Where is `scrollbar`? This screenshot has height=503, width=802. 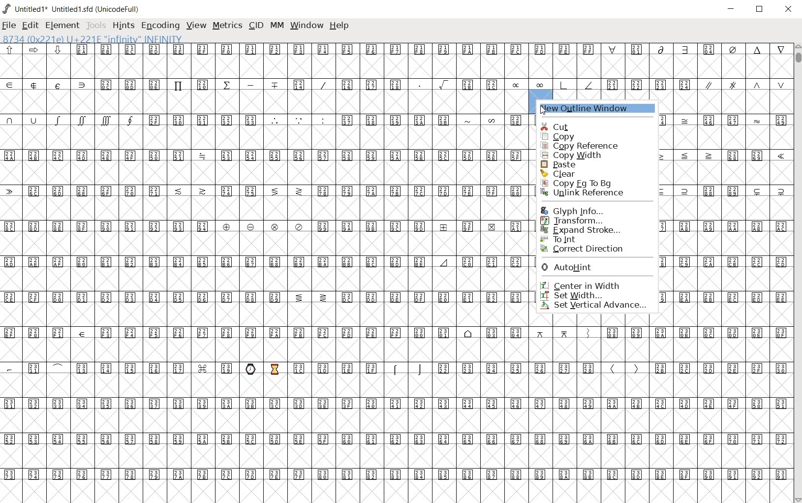 scrollbar is located at coordinates (797, 272).